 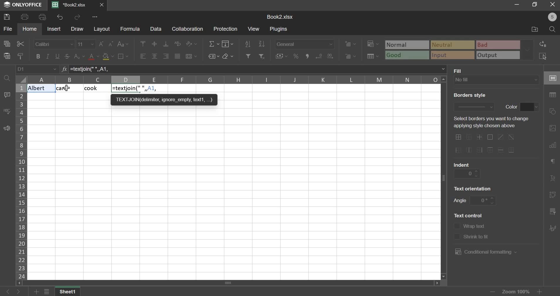 What do you see at coordinates (96, 17) in the screenshot?
I see `view more` at bounding box center [96, 17].